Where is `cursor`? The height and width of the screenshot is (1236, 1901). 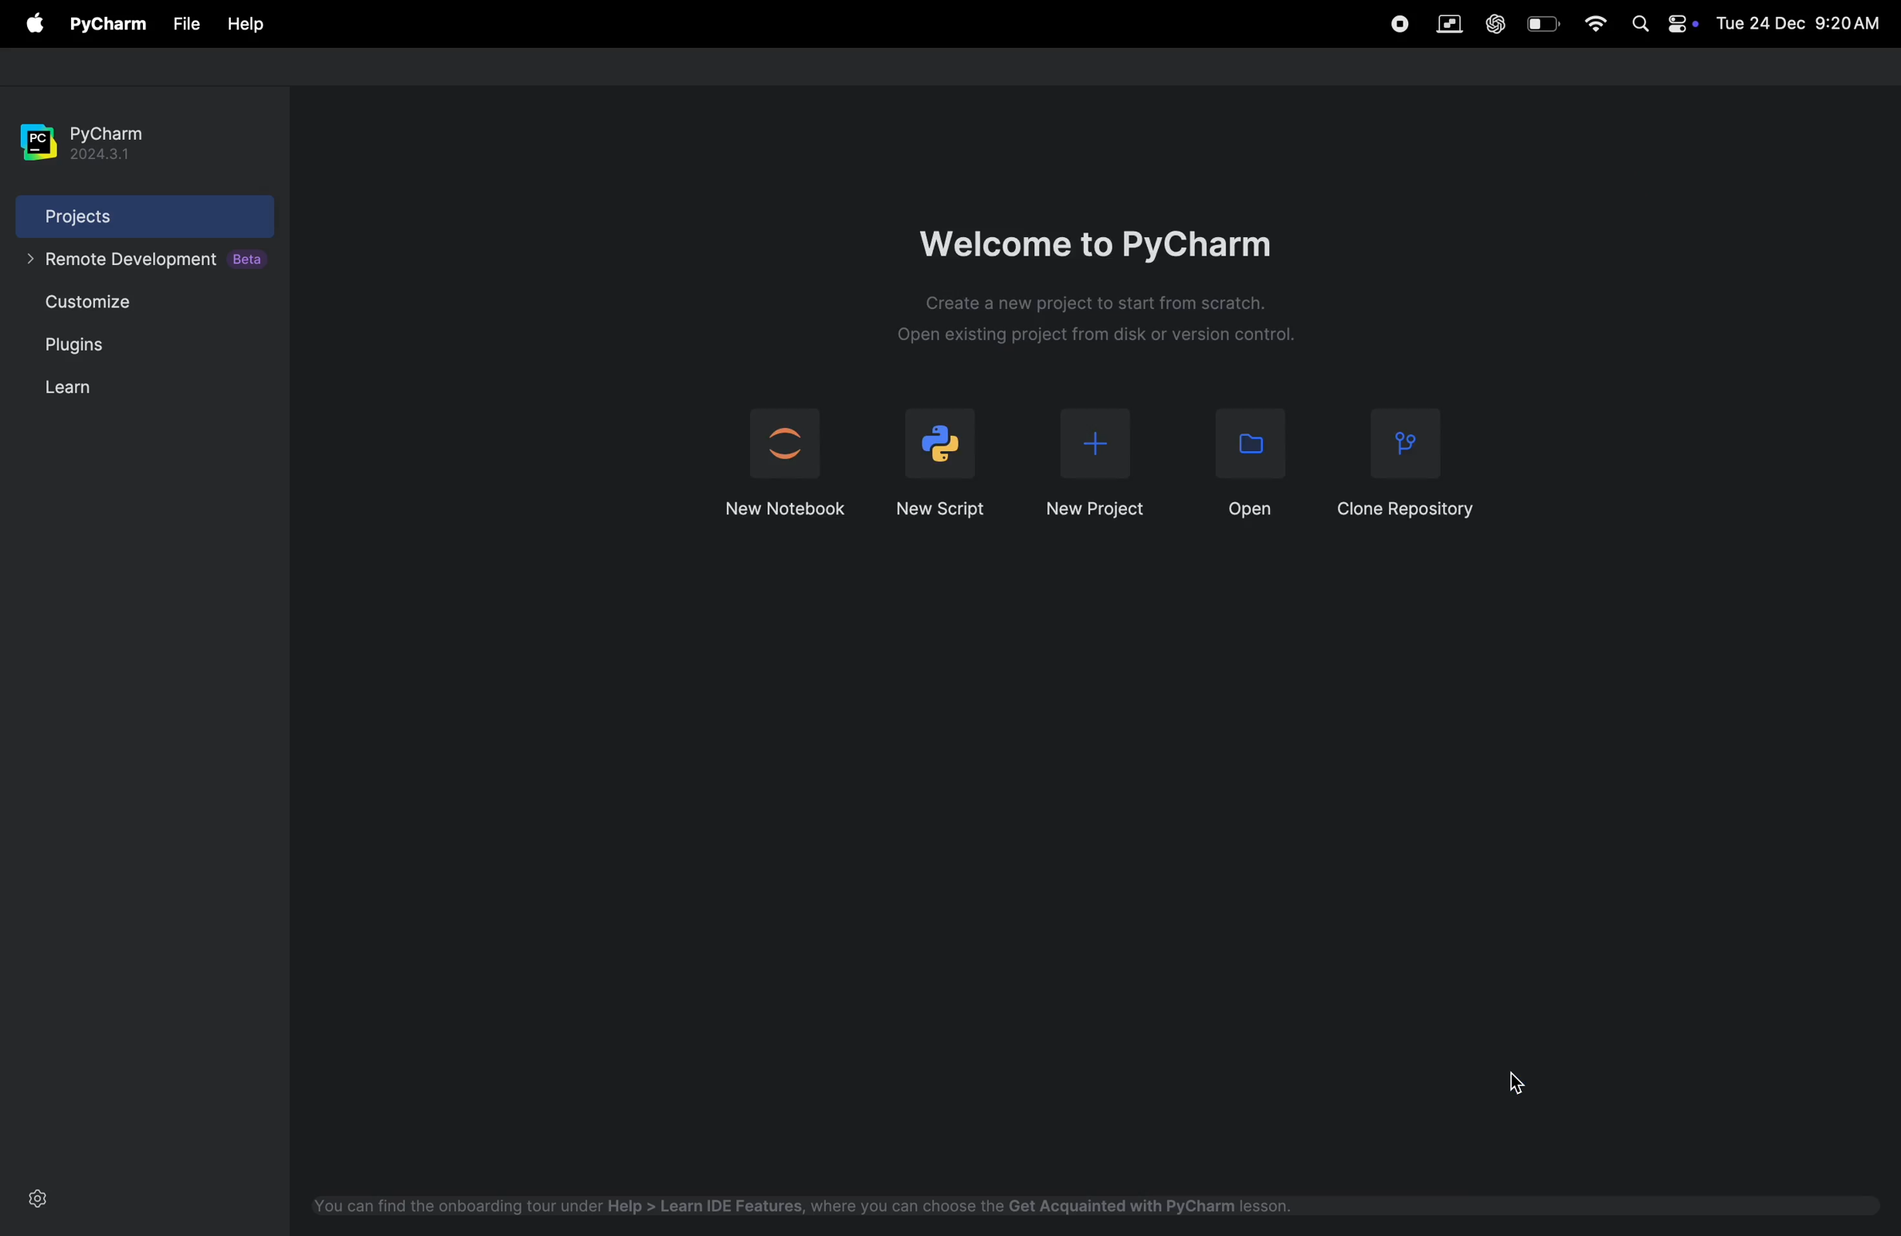 cursor is located at coordinates (1522, 1083).